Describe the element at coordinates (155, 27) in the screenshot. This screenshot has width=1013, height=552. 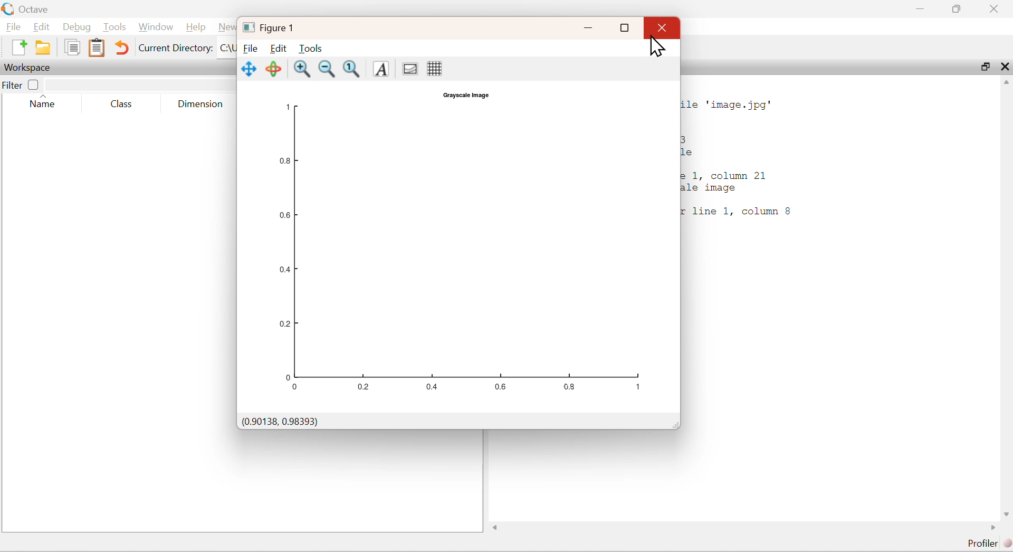
I see `Window` at that location.